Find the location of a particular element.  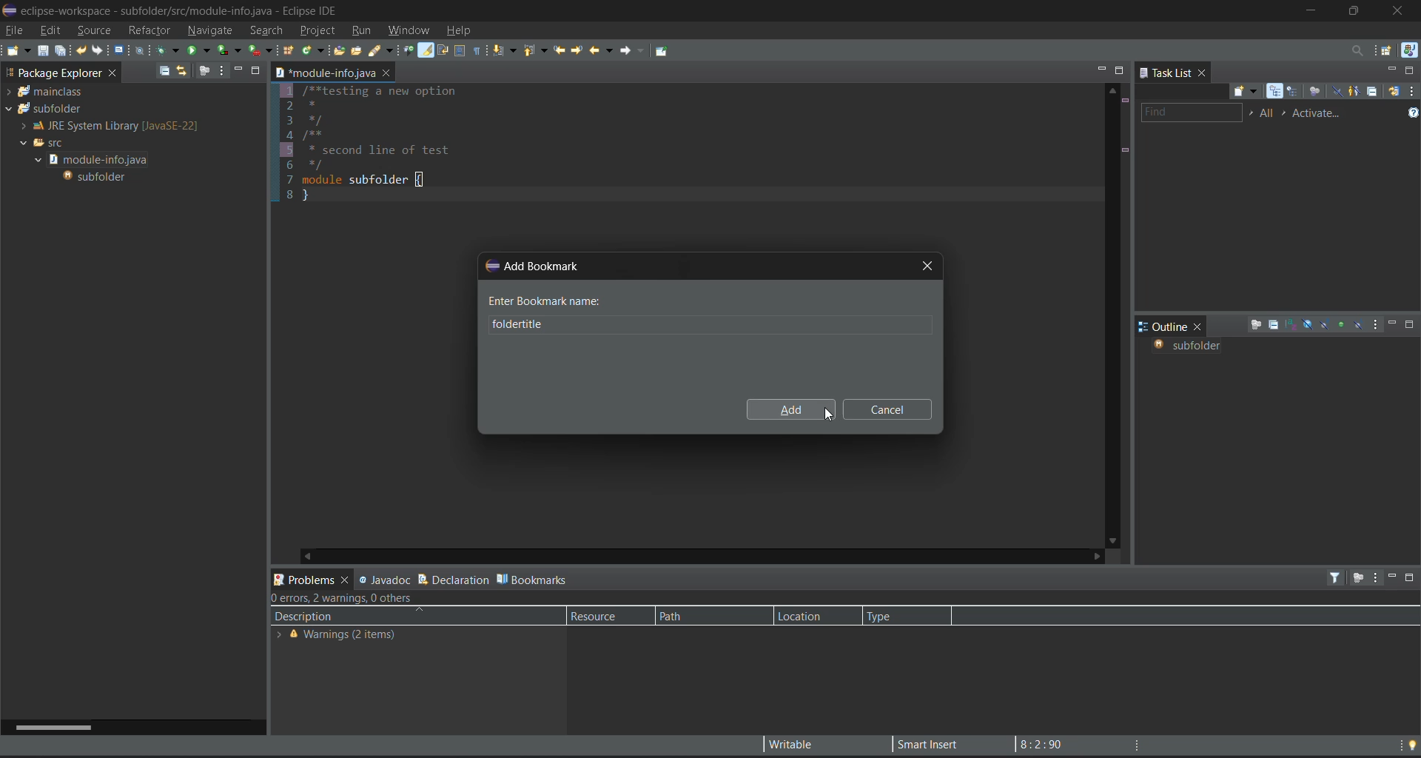

save is located at coordinates (43, 51).